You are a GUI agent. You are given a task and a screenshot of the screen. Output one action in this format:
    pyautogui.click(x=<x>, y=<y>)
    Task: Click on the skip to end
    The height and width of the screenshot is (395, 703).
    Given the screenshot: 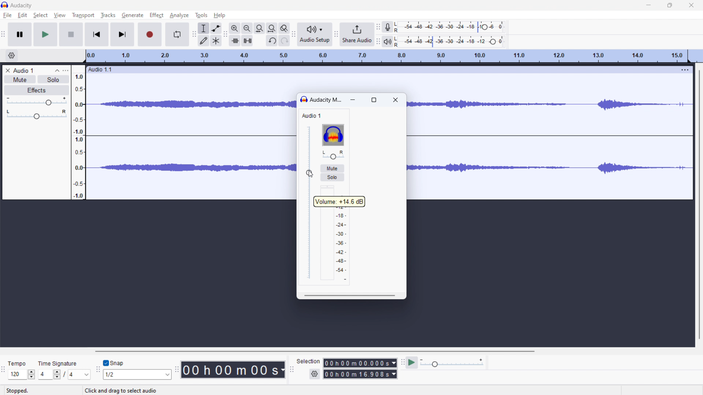 What is the action you would take?
    pyautogui.click(x=123, y=34)
    